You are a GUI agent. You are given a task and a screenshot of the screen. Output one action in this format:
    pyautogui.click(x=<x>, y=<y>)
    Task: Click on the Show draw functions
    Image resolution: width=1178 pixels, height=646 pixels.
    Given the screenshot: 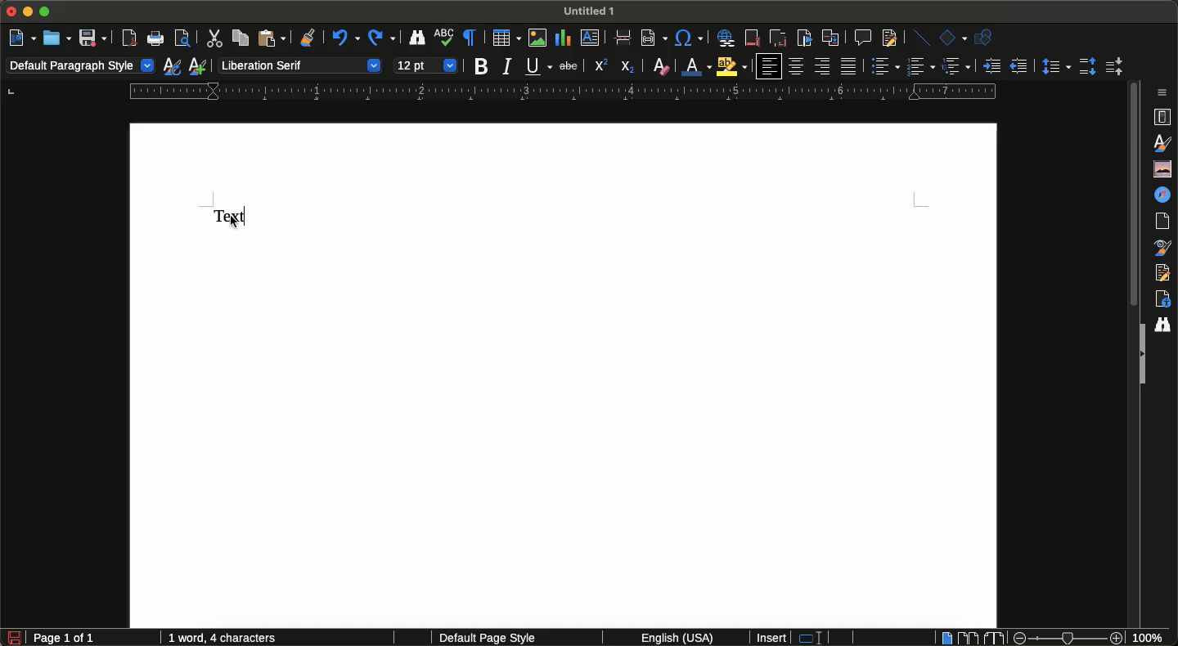 What is the action you would take?
    pyautogui.click(x=985, y=38)
    